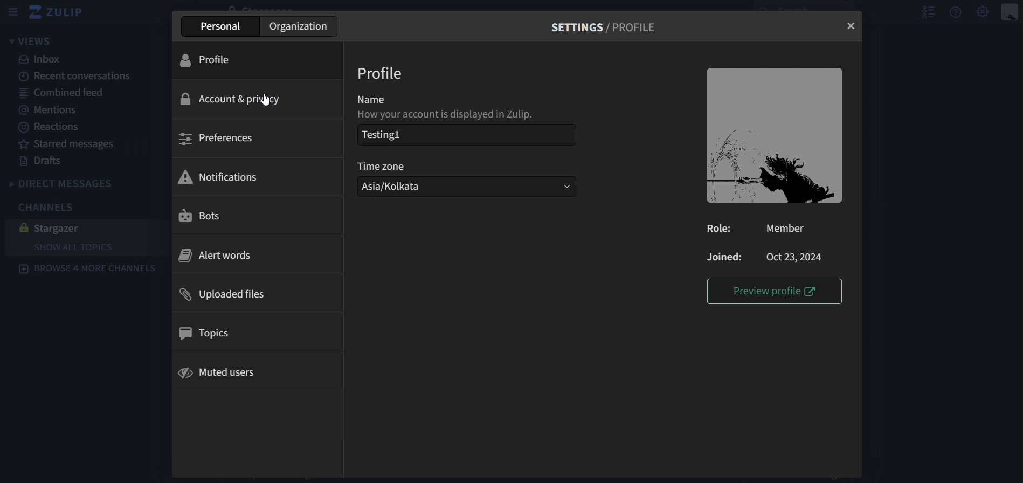  Describe the element at coordinates (958, 13) in the screenshot. I see `help` at that location.